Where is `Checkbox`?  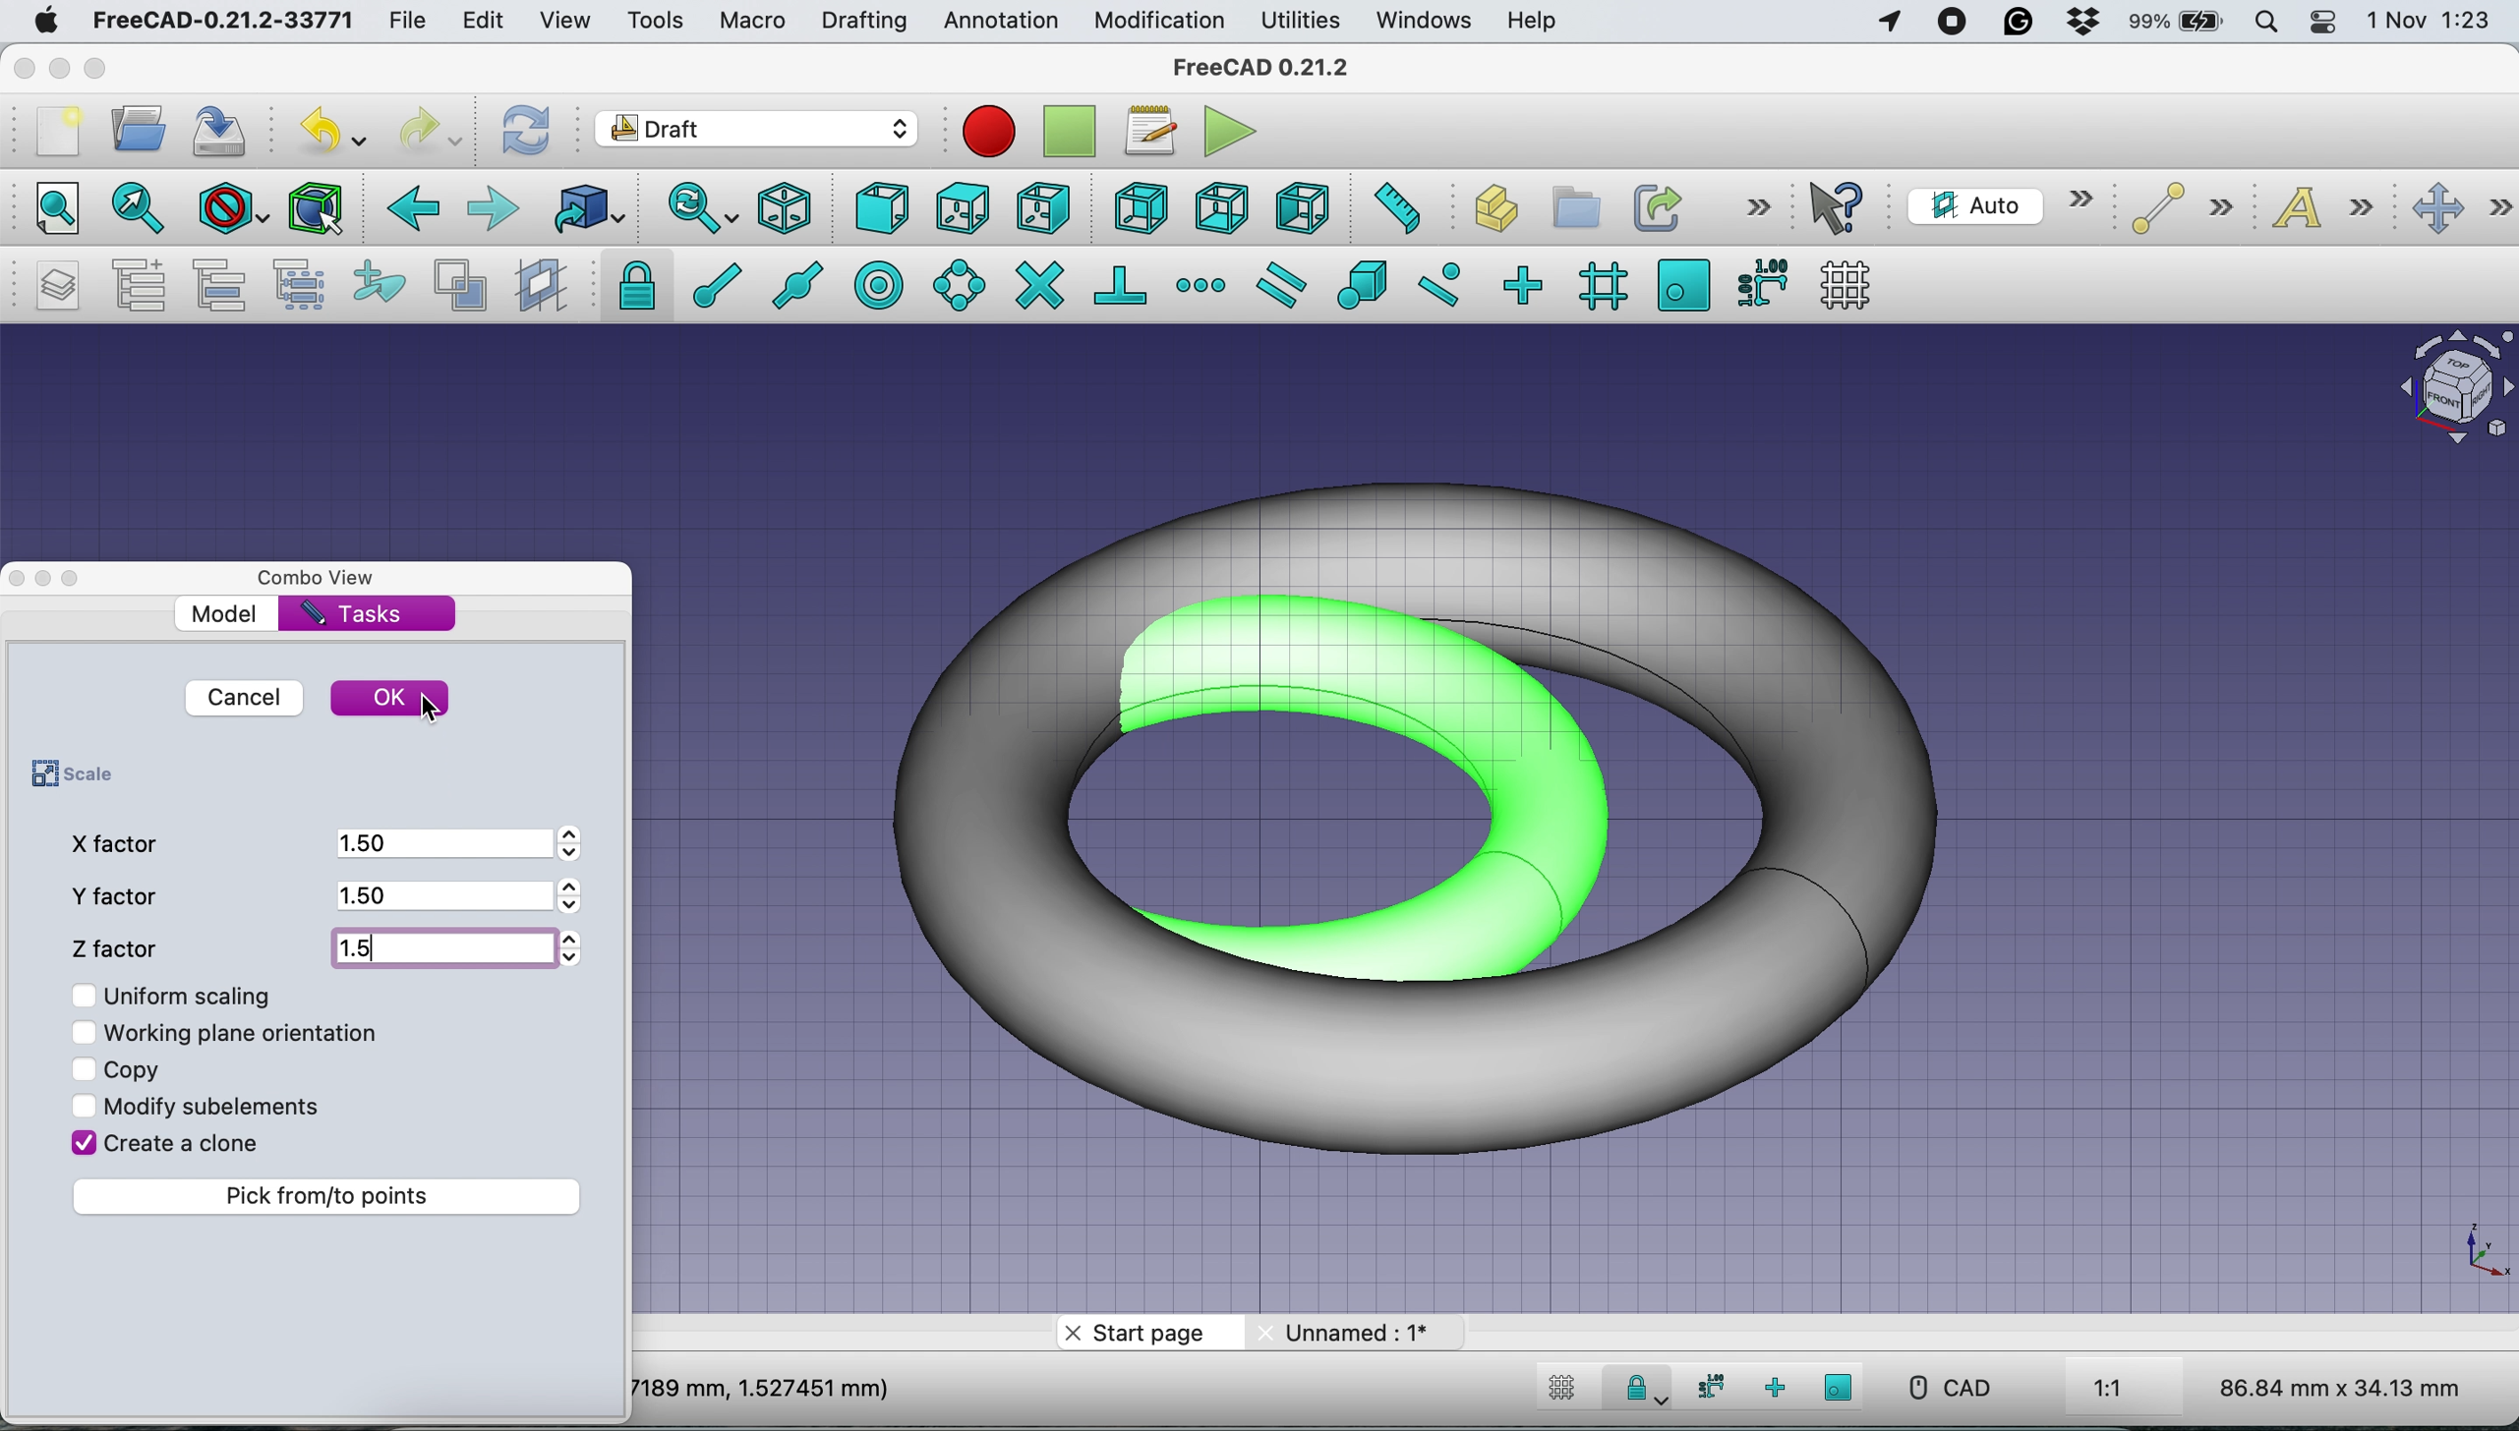
Checkbox is located at coordinates (85, 1033).